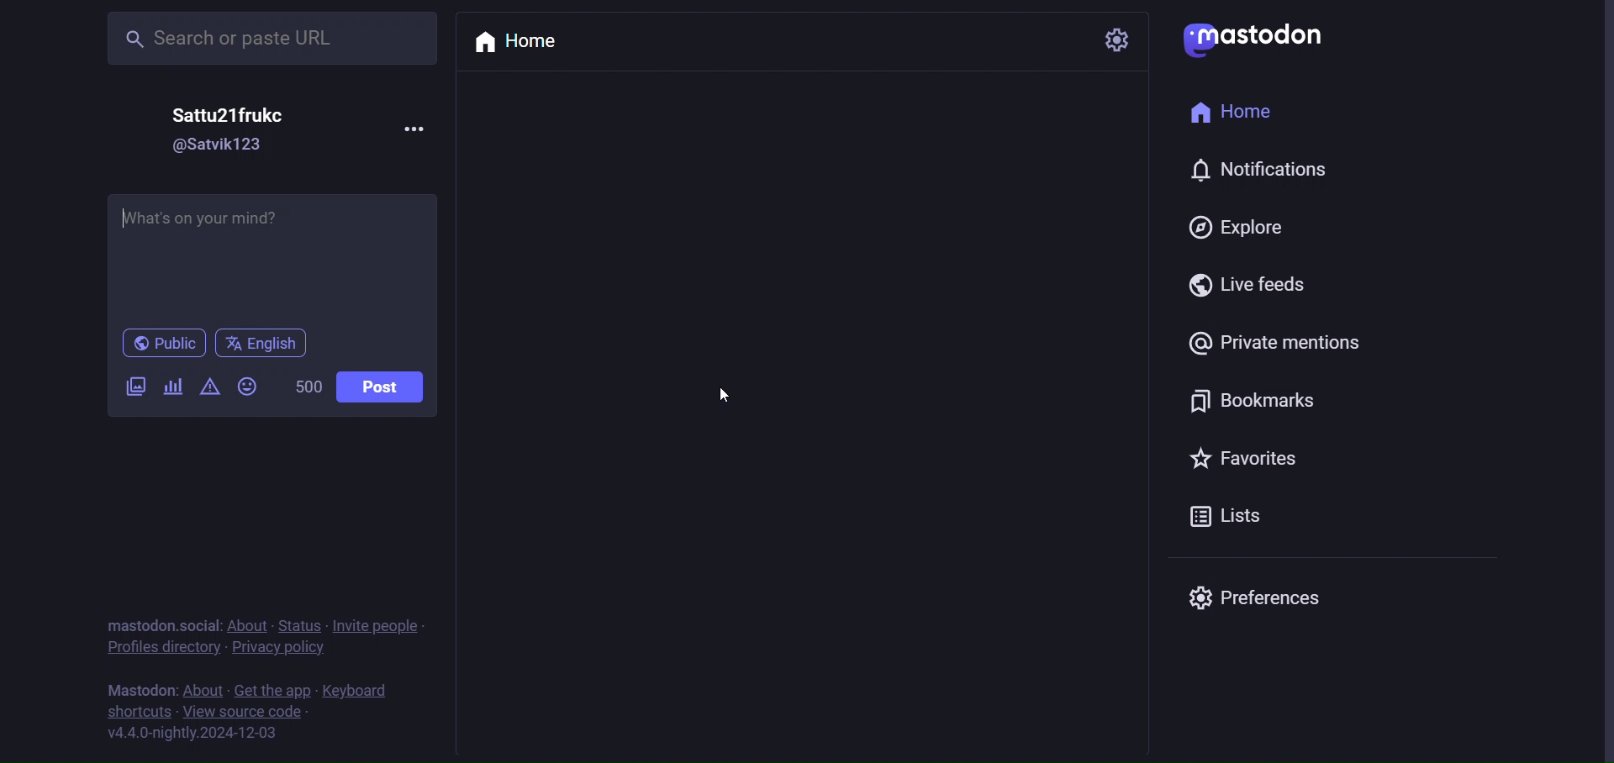 The width and height of the screenshot is (1614, 763). What do you see at coordinates (219, 149) in the screenshot?
I see `id` at bounding box center [219, 149].